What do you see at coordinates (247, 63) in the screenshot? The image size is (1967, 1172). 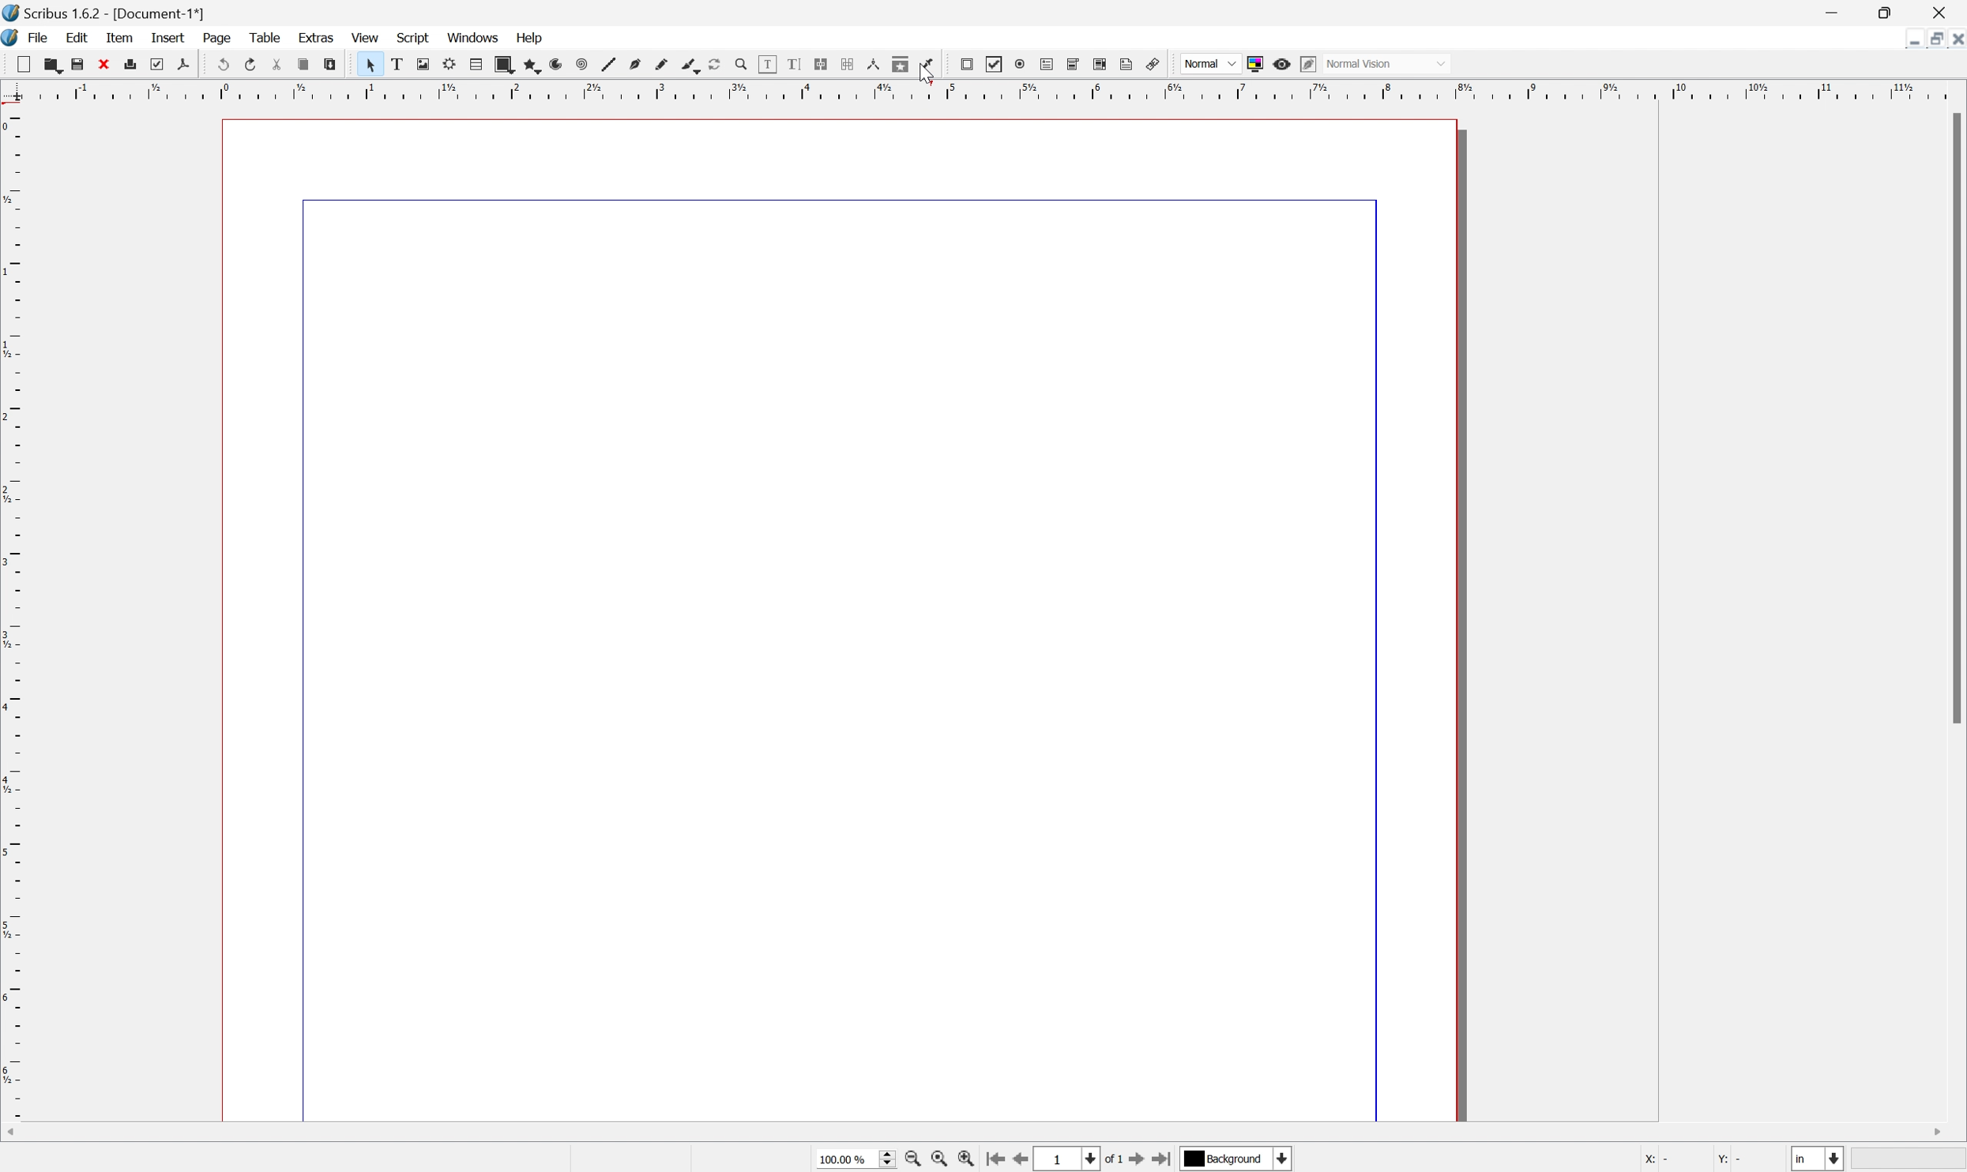 I see `redo` at bounding box center [247, 63].